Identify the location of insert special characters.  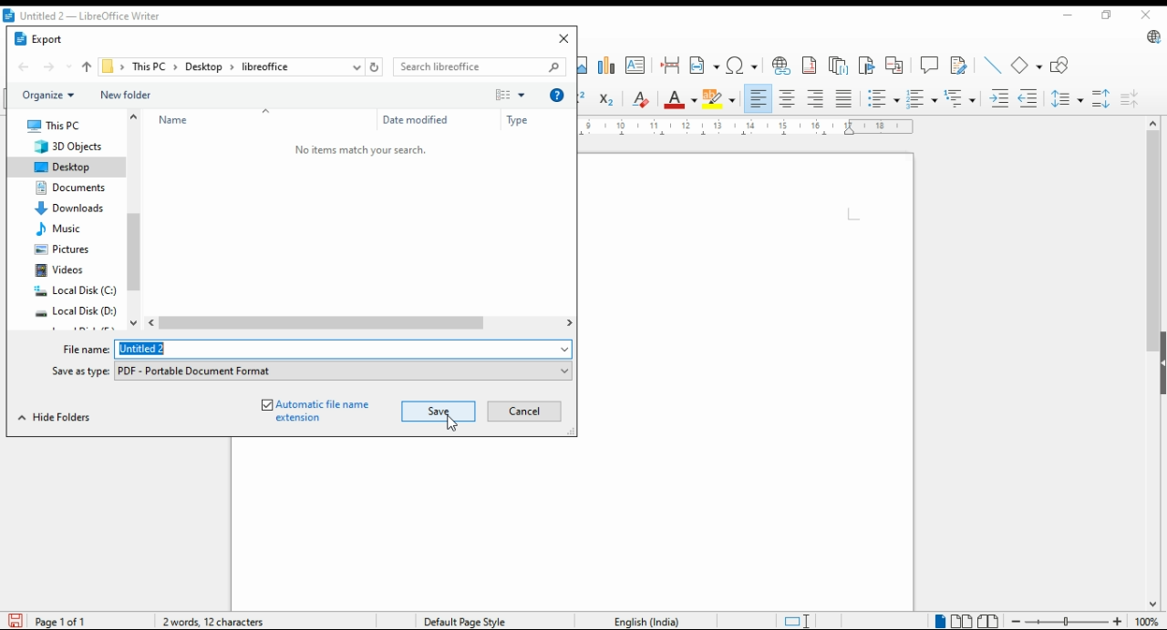
(741, 66).